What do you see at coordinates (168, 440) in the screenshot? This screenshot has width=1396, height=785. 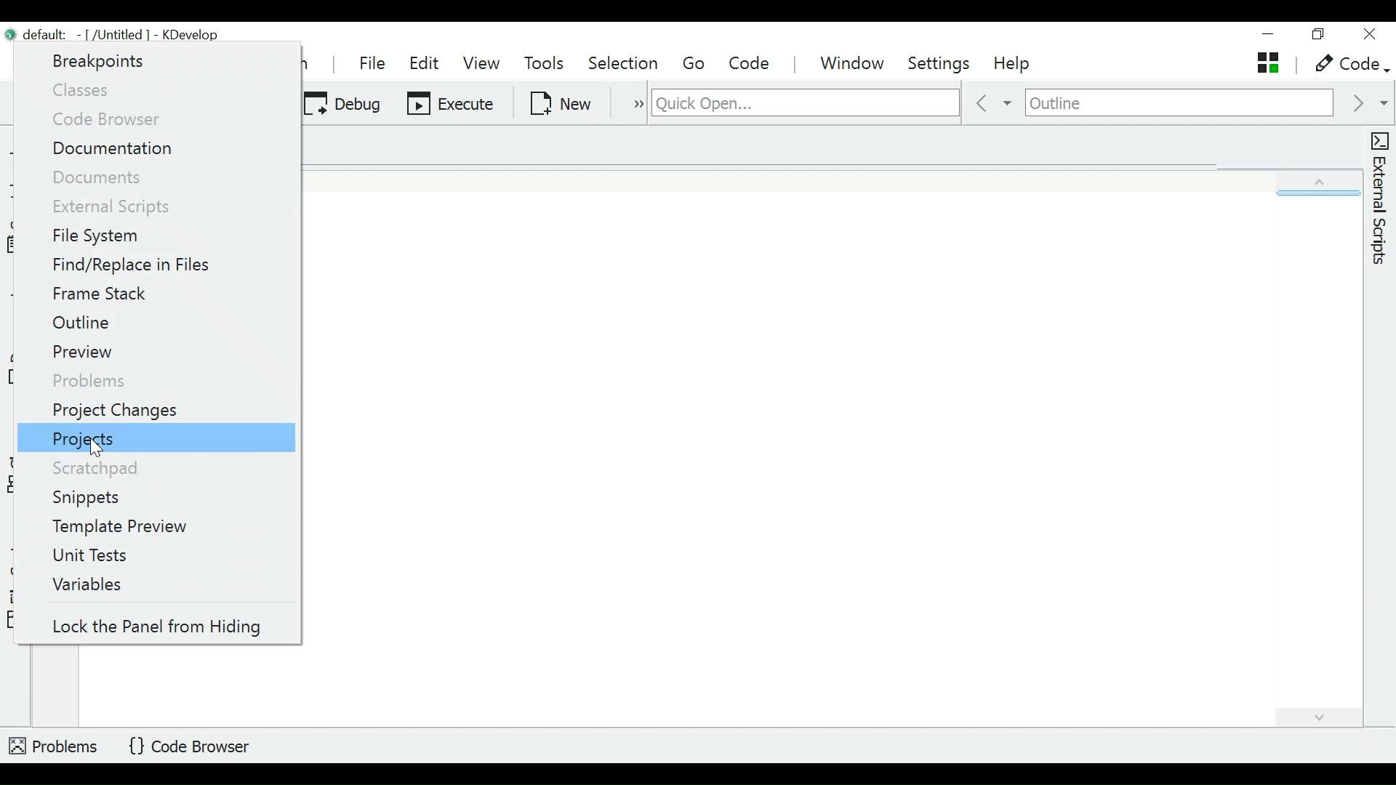 I see `Projects` at bounding box center [168, 440].